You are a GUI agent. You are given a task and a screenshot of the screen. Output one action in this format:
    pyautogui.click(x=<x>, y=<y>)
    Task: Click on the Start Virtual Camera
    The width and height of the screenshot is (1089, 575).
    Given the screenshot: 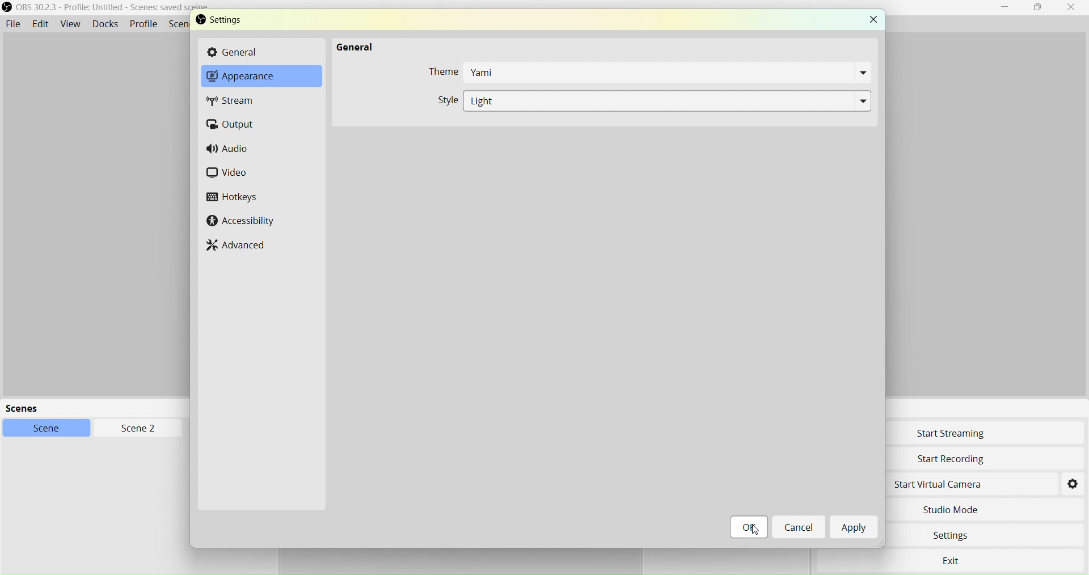 What is the action you would take?
    pyautogui.click(x=968, y=486)
    